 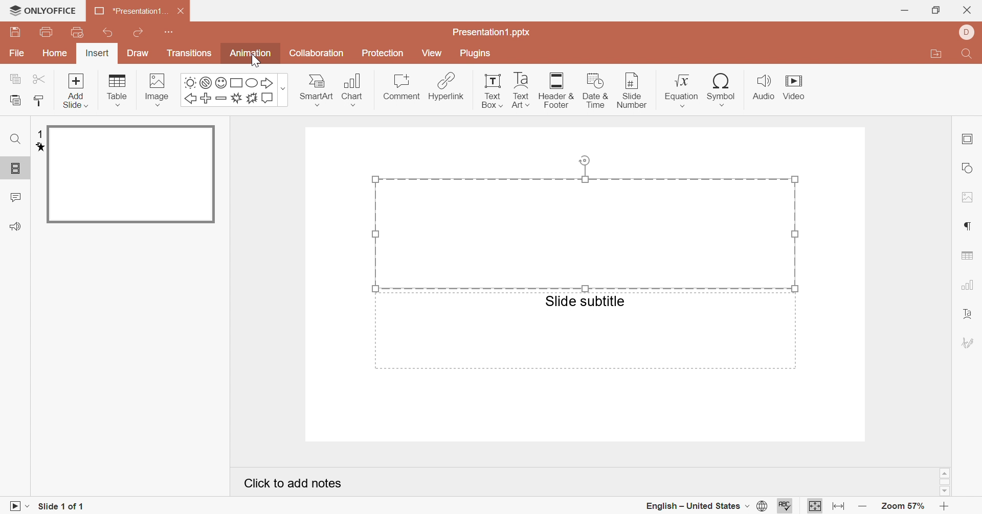 I want to click on symbol, so click(x=723, y=90).